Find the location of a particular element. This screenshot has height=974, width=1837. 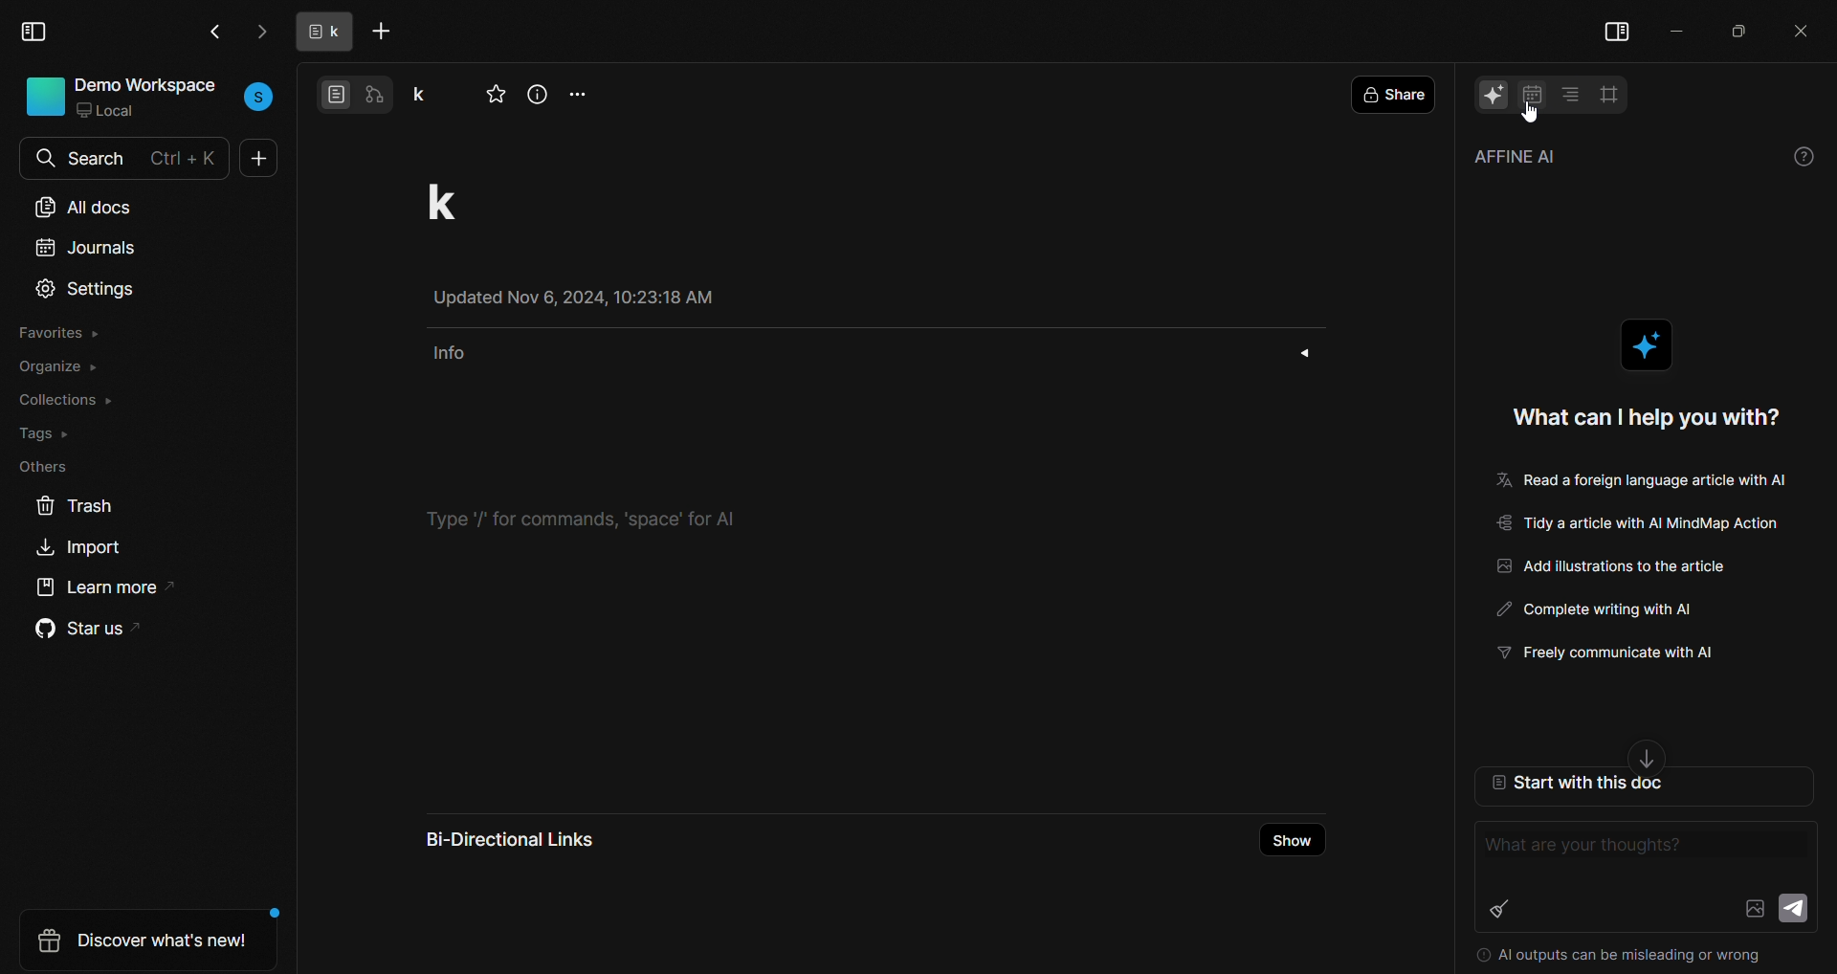

Complete writing with ai is located at coordinates (1598, 610).